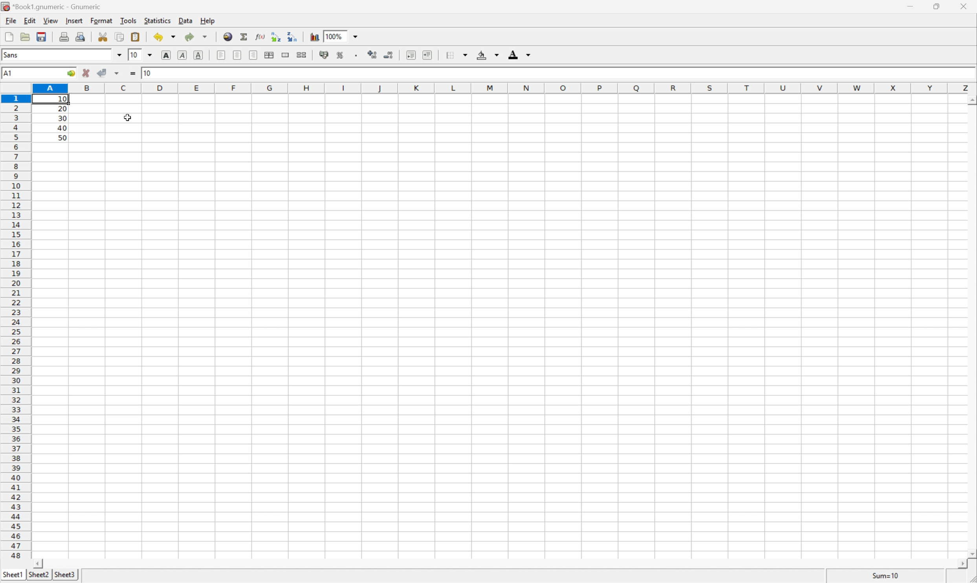 The height and width of the screenshot is (583, 977). I want to click on cancel change, so click(86, 74).